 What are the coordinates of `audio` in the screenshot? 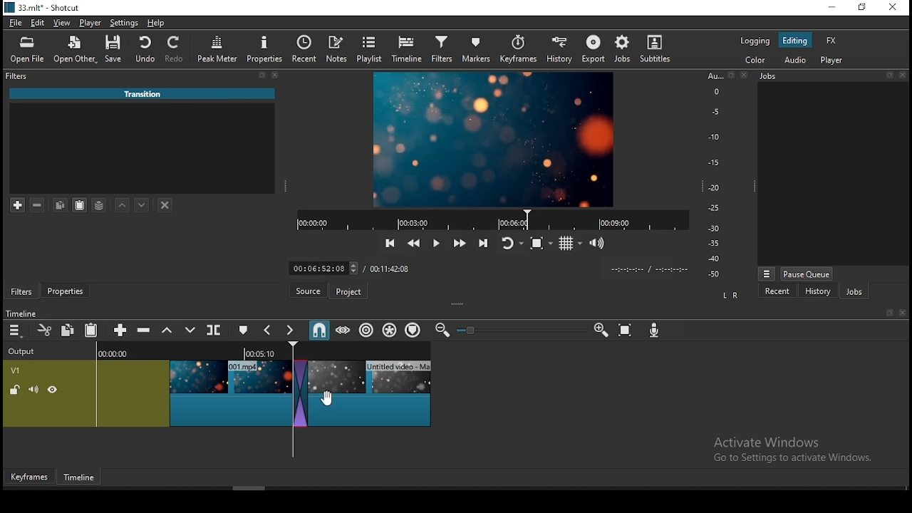 It's located at (797, 60).